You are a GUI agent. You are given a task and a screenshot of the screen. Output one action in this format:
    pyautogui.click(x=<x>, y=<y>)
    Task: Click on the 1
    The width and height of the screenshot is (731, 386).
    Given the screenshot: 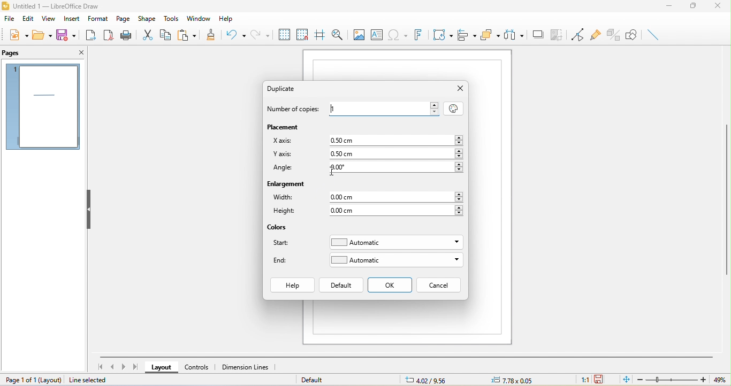 What is the action you would take?
    pyautogui.click(x=384, y=107)
    